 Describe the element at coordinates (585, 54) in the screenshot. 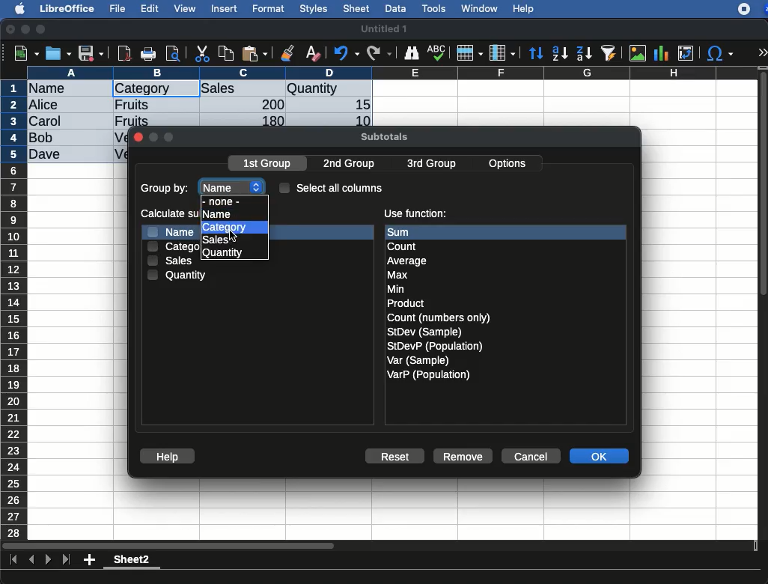

I see `descending` at that location.